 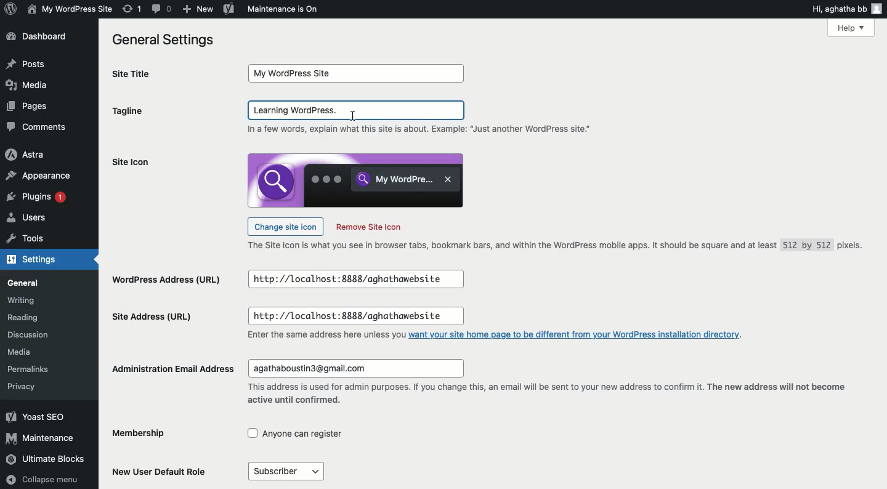 What do you see at coordinates (30, 106) in the screenshot?
I see `Pages` at bounding box center [30, 106].